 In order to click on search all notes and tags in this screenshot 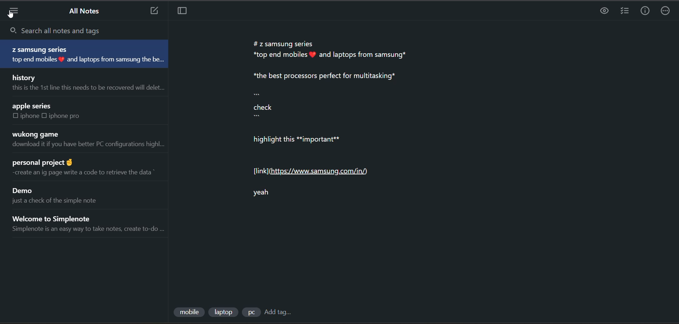, I will do `click(67, 30)`.